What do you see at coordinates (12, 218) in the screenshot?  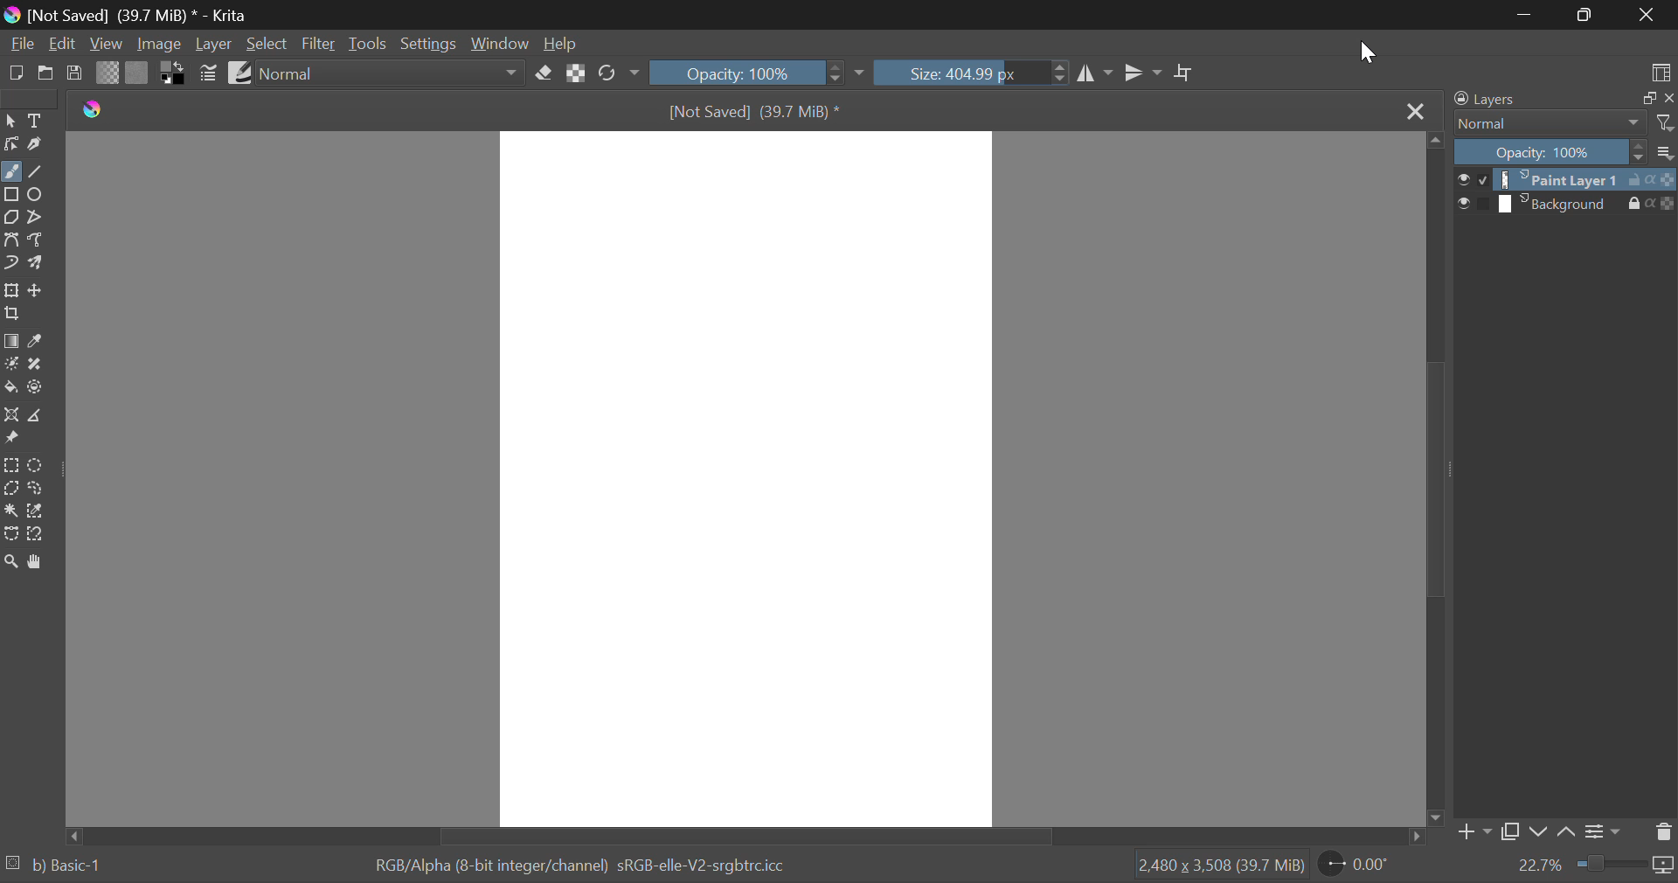 I see `Polygon` at bounding box center [12, 218].